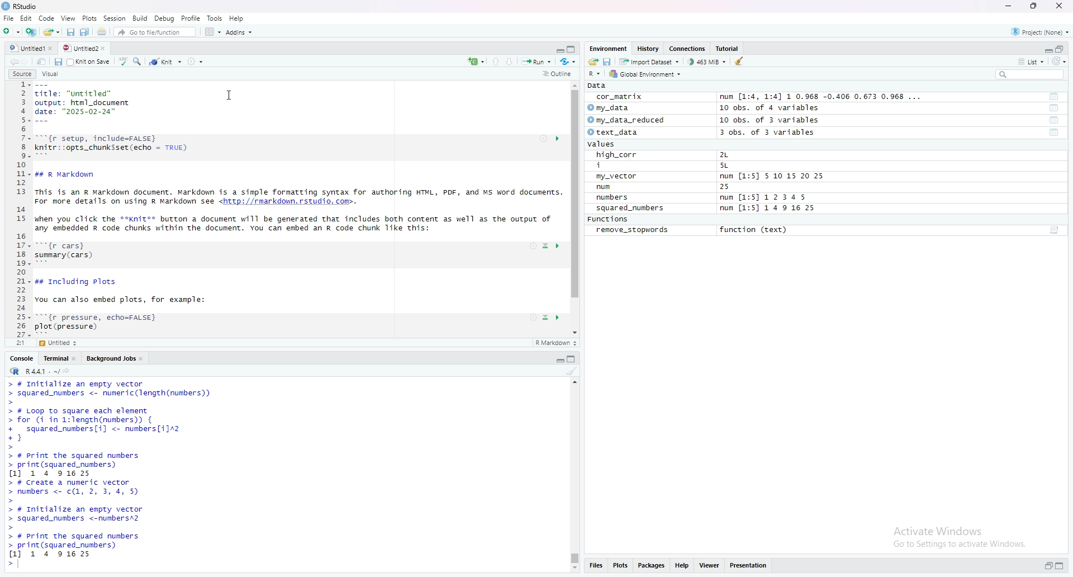 The width and height of the screenshot is (1073, 577). Describe the element at coordinates (1032, 74) in the screenshot. I see `search` at that location.